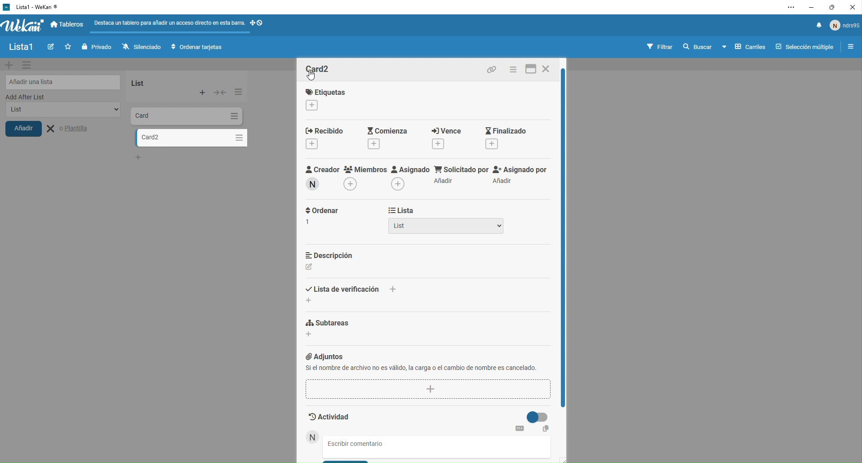  I want to click on carriles, so click(744, 47).